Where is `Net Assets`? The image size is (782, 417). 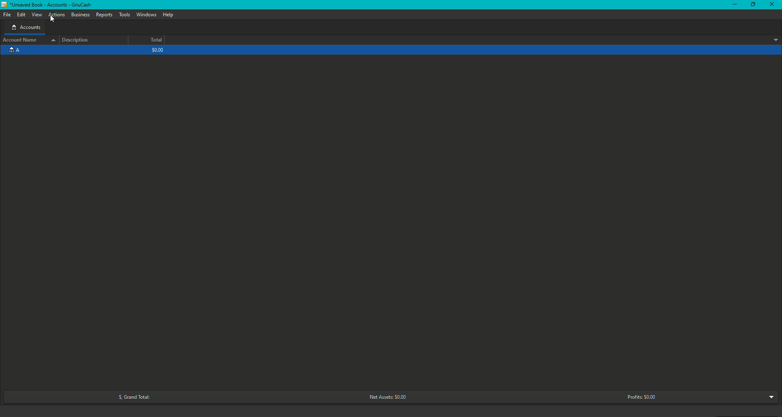
Net Assets is located at coordinates (386, 397).